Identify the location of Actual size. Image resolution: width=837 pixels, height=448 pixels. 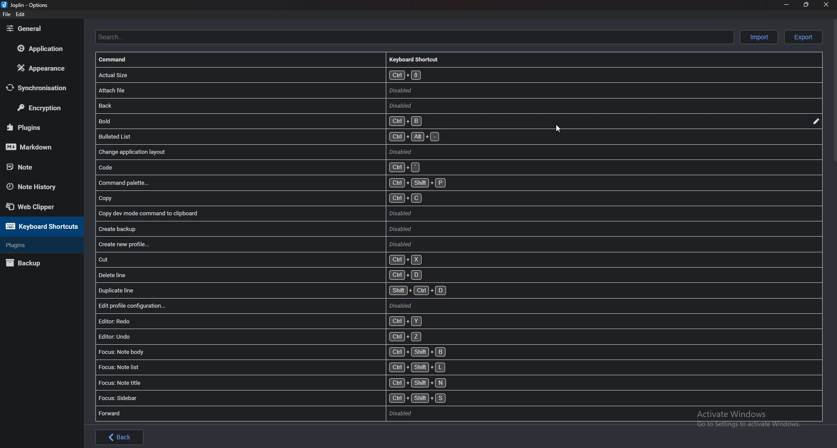
(362, 75).